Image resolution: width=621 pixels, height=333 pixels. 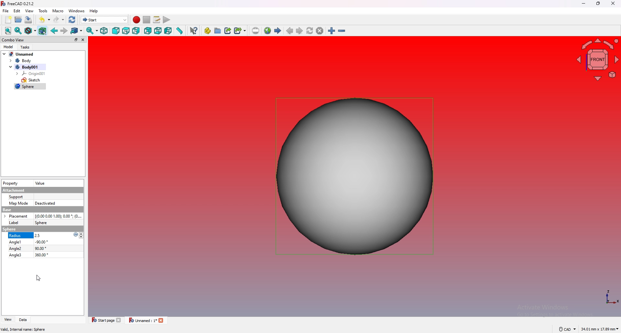 I want to click on base, so click(x=42, y=210).